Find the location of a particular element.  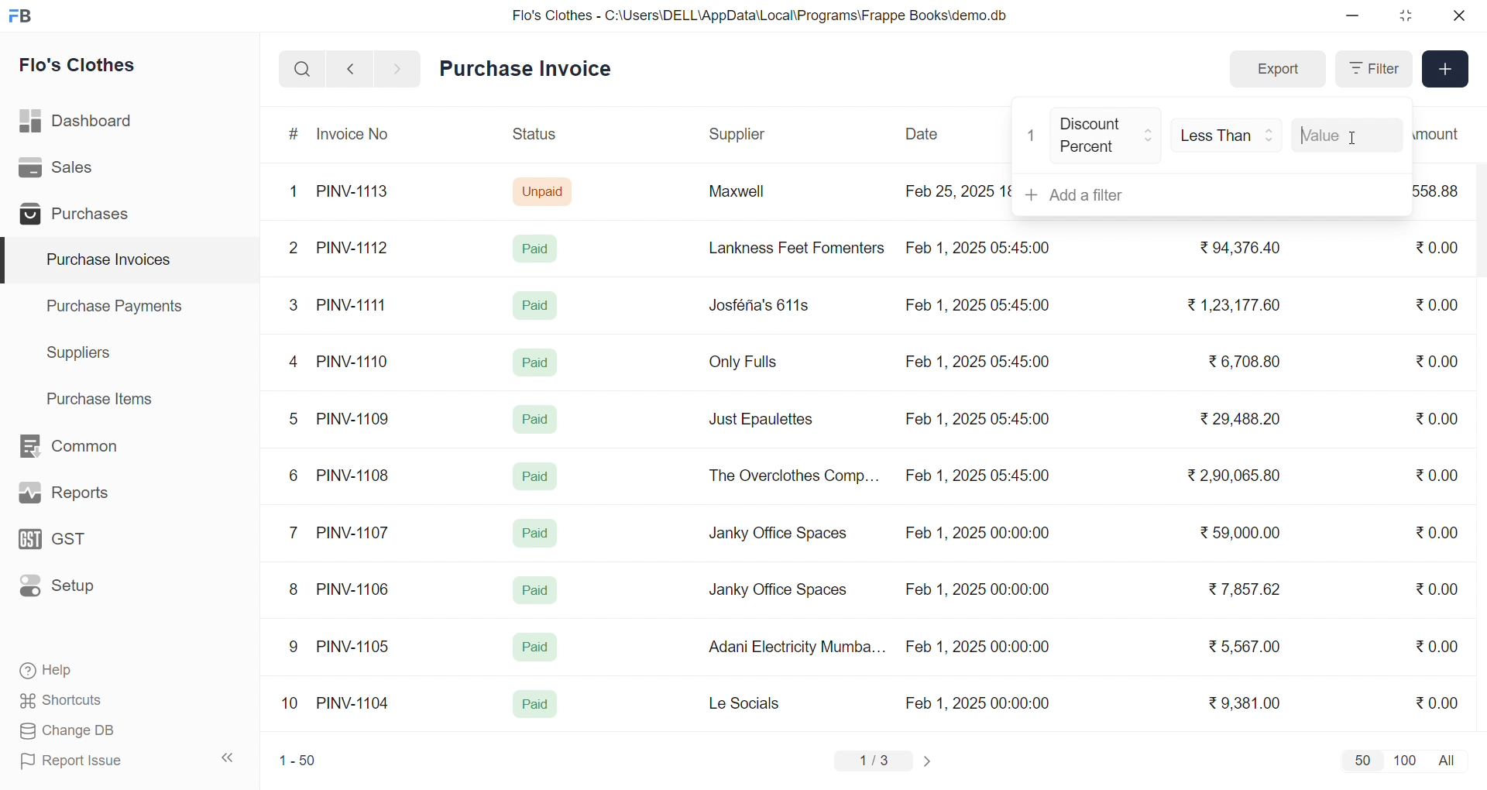

PINV-1108 is located at coordinates (354, 476).